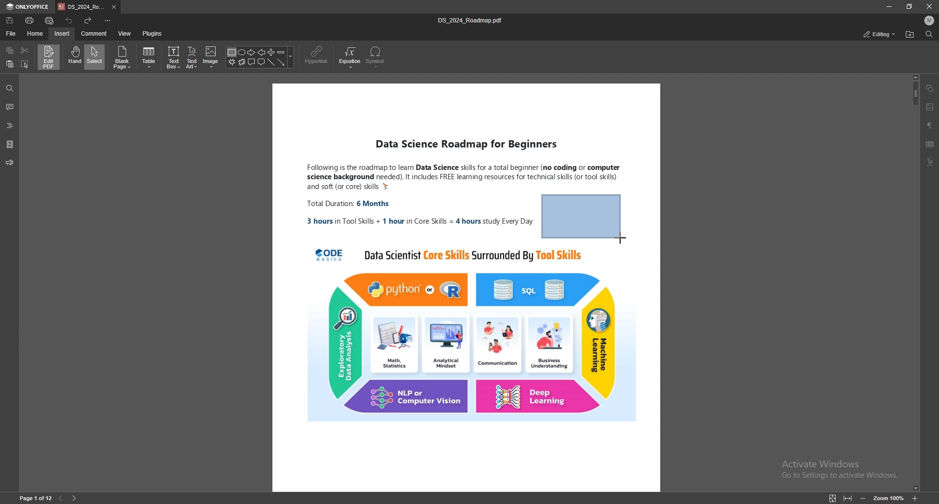 The image size is (939, 504). Describe the element at coordinates (10, 107) in the screenshot. I see `comment` at that location.